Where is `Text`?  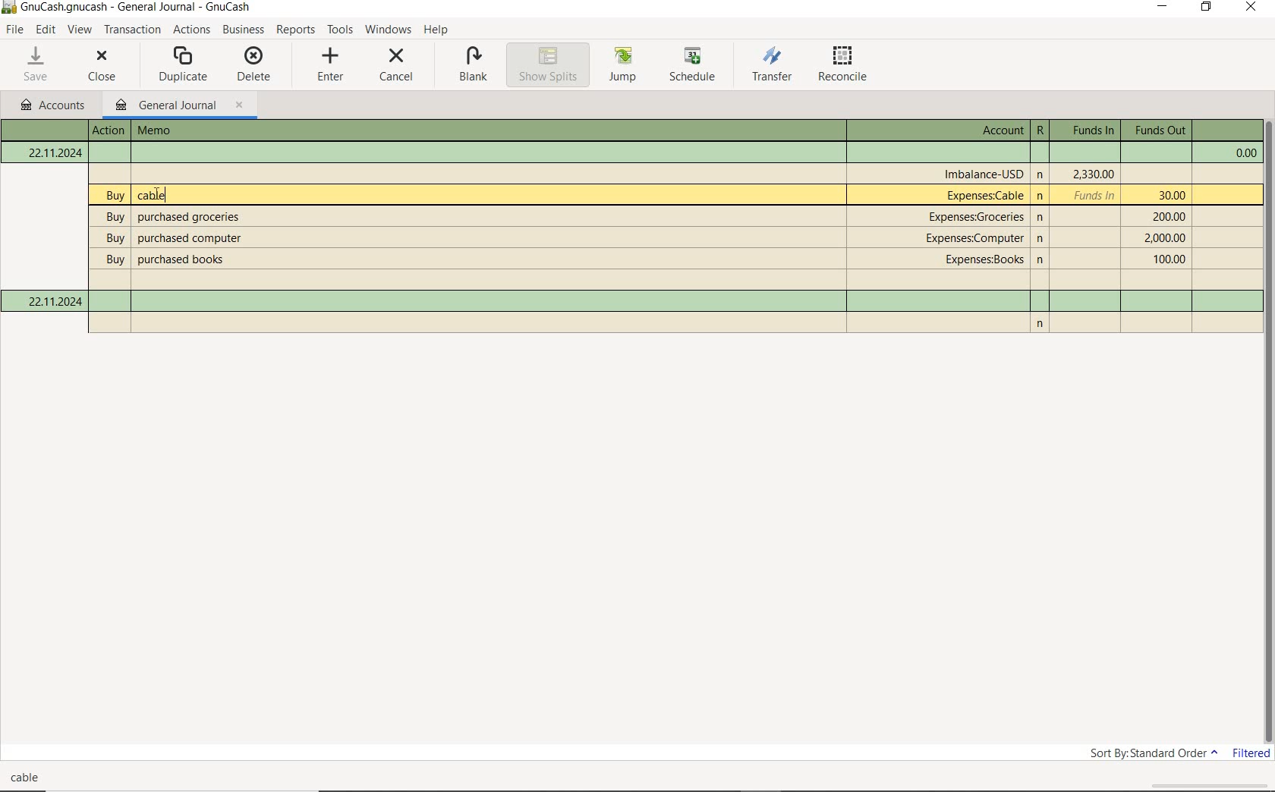
Text is located at coordinates (675, 280).